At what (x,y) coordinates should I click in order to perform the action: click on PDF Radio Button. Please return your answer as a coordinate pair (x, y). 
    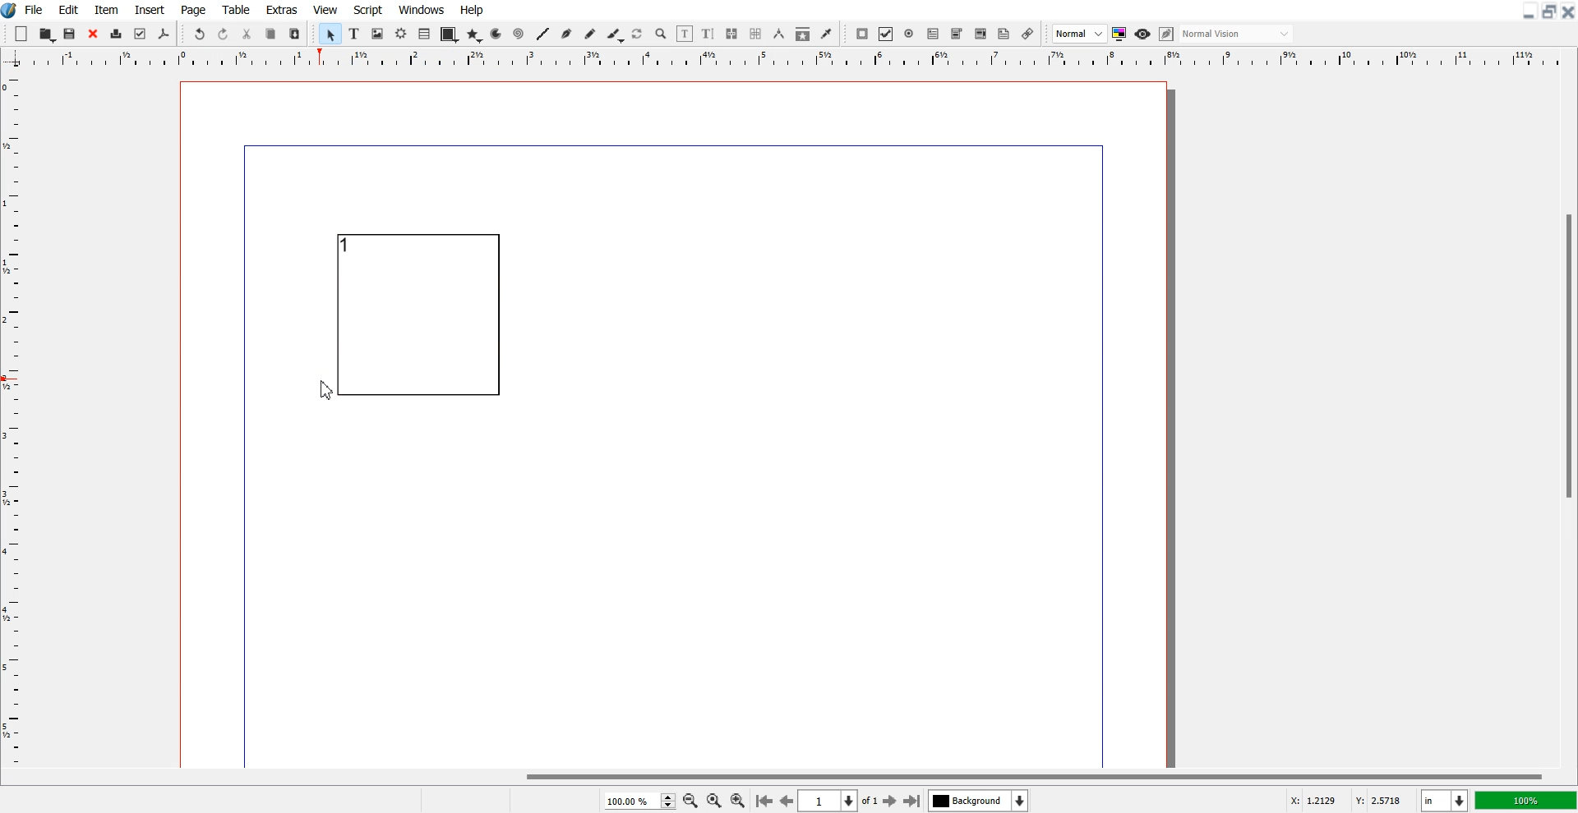
    Looking at the image, I should click on (910, 34).